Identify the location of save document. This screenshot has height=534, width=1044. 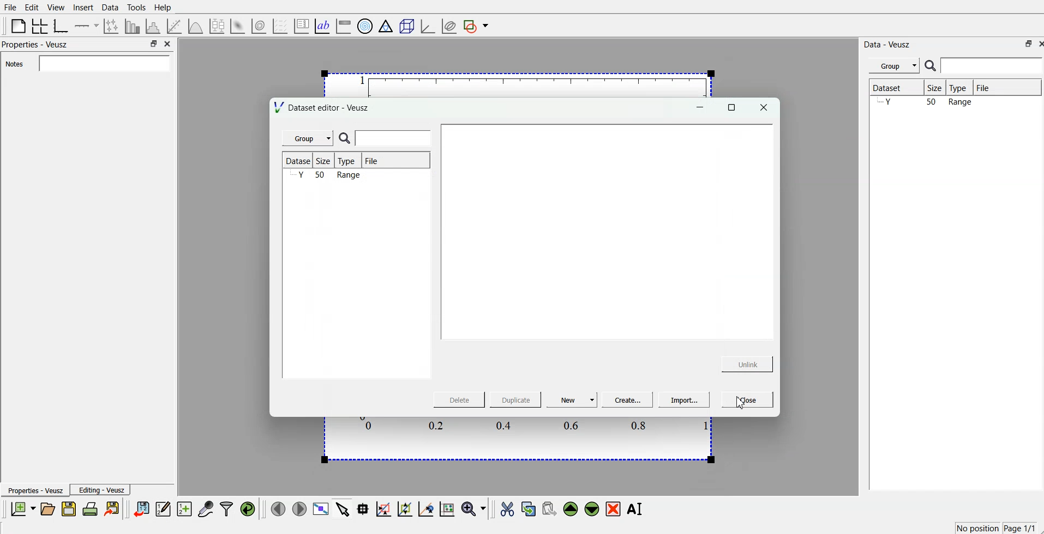
(69, 509).